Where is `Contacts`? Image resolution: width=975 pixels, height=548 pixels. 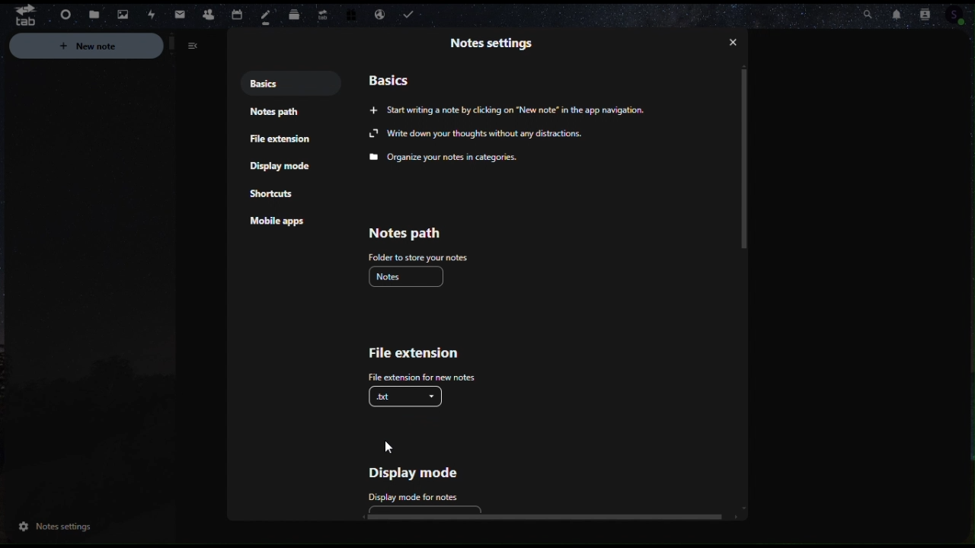 Contacts is located at coordinates (208, 13).